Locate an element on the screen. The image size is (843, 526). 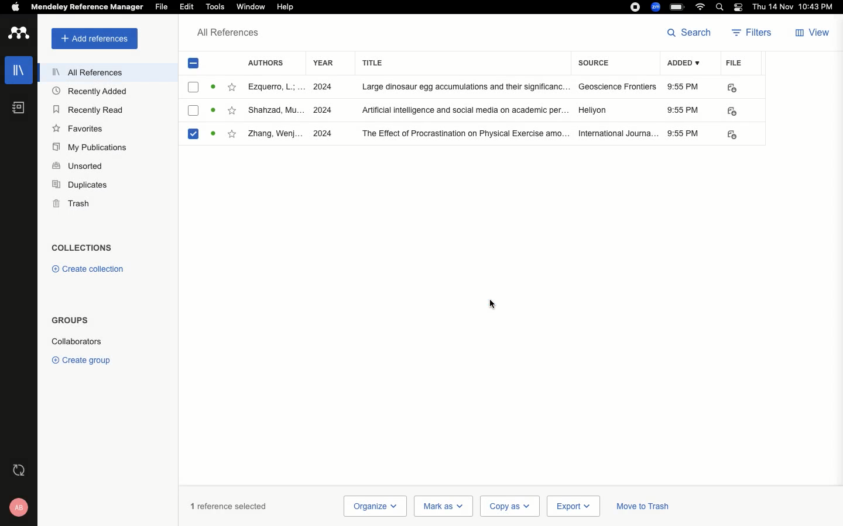
Geoscience frontiers is located at coordinates (618, 87).